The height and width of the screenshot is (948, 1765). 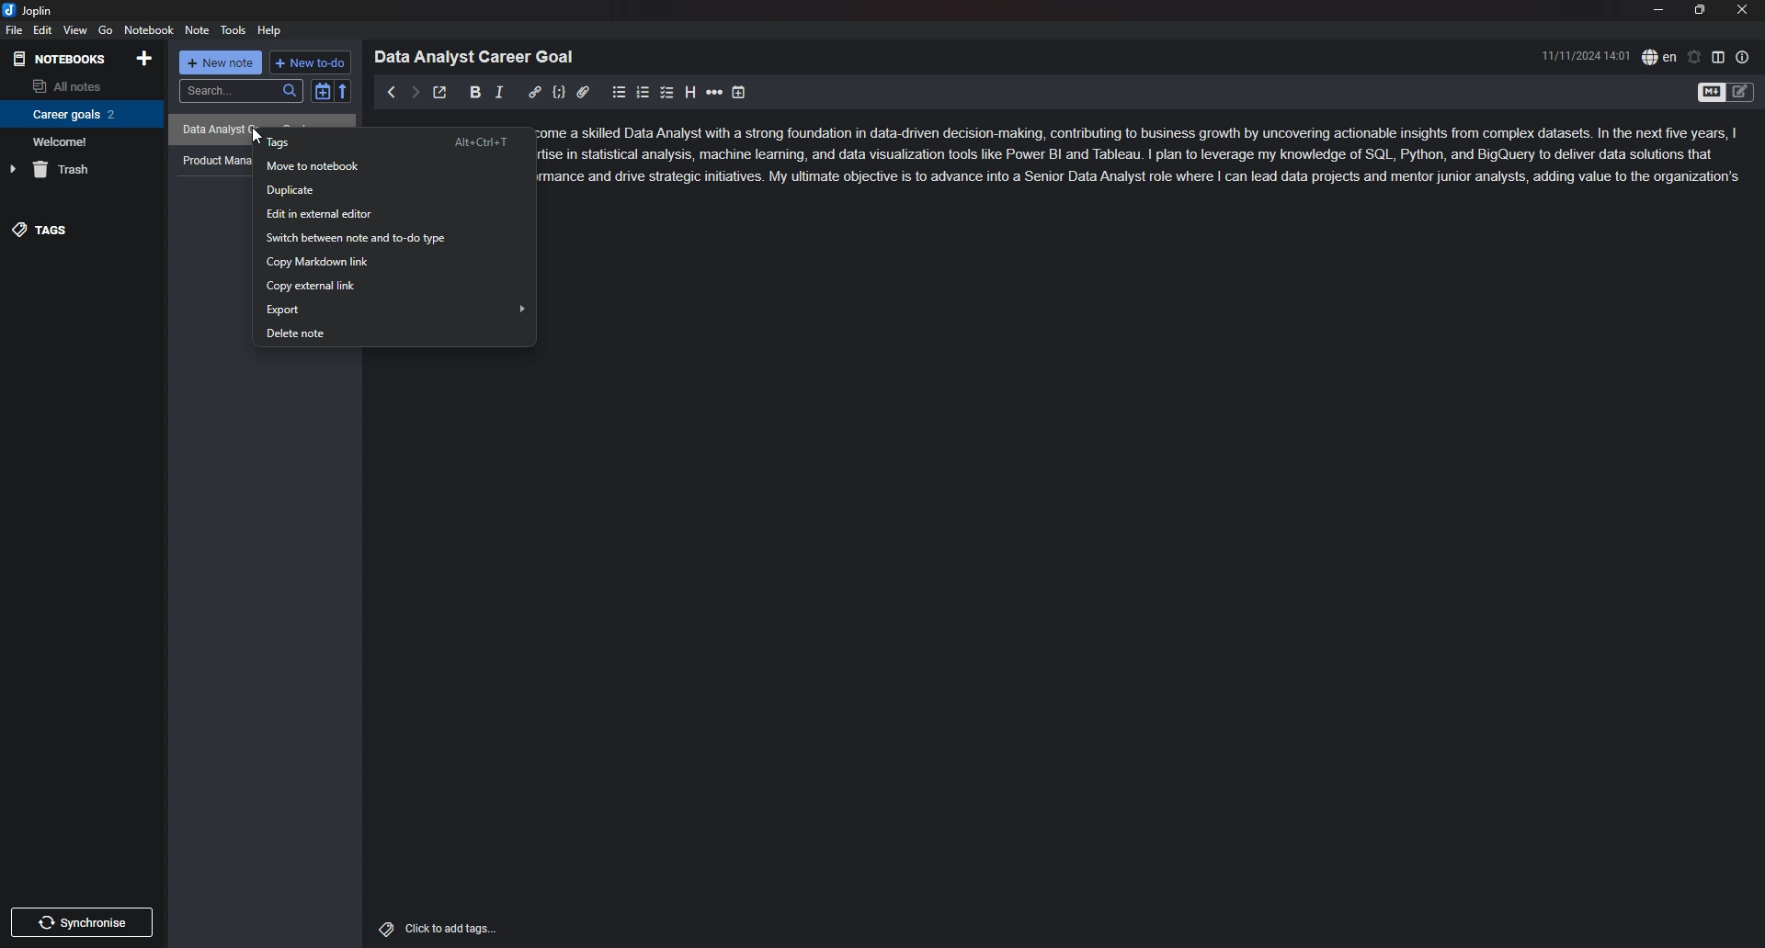 What do you see at coordinates (391, 167) in the screenshot?
I see `move to notebook` at bounding box center [391, 167].